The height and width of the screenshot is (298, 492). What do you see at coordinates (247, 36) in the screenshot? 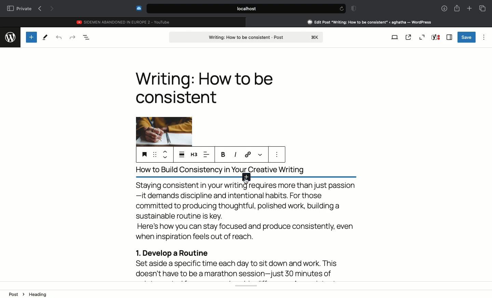
I see `Post` at bounding box center [247, 36].